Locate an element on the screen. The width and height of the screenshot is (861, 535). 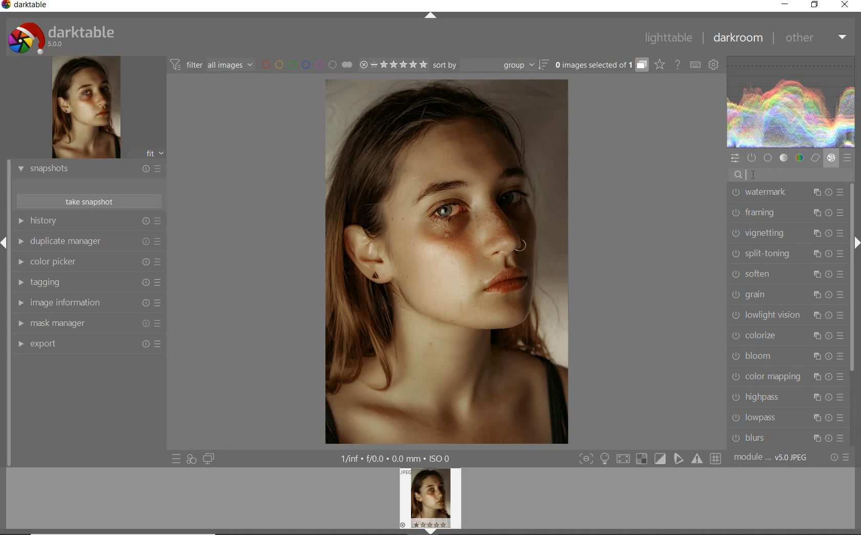
bloom is located at coordinates (786, 356).